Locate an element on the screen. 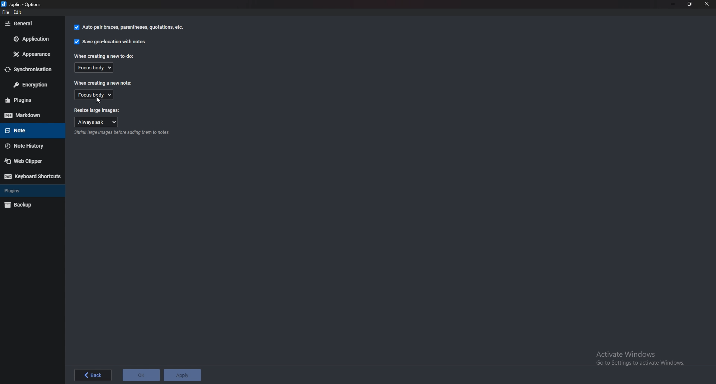  file is located at coordinates (7, 13).